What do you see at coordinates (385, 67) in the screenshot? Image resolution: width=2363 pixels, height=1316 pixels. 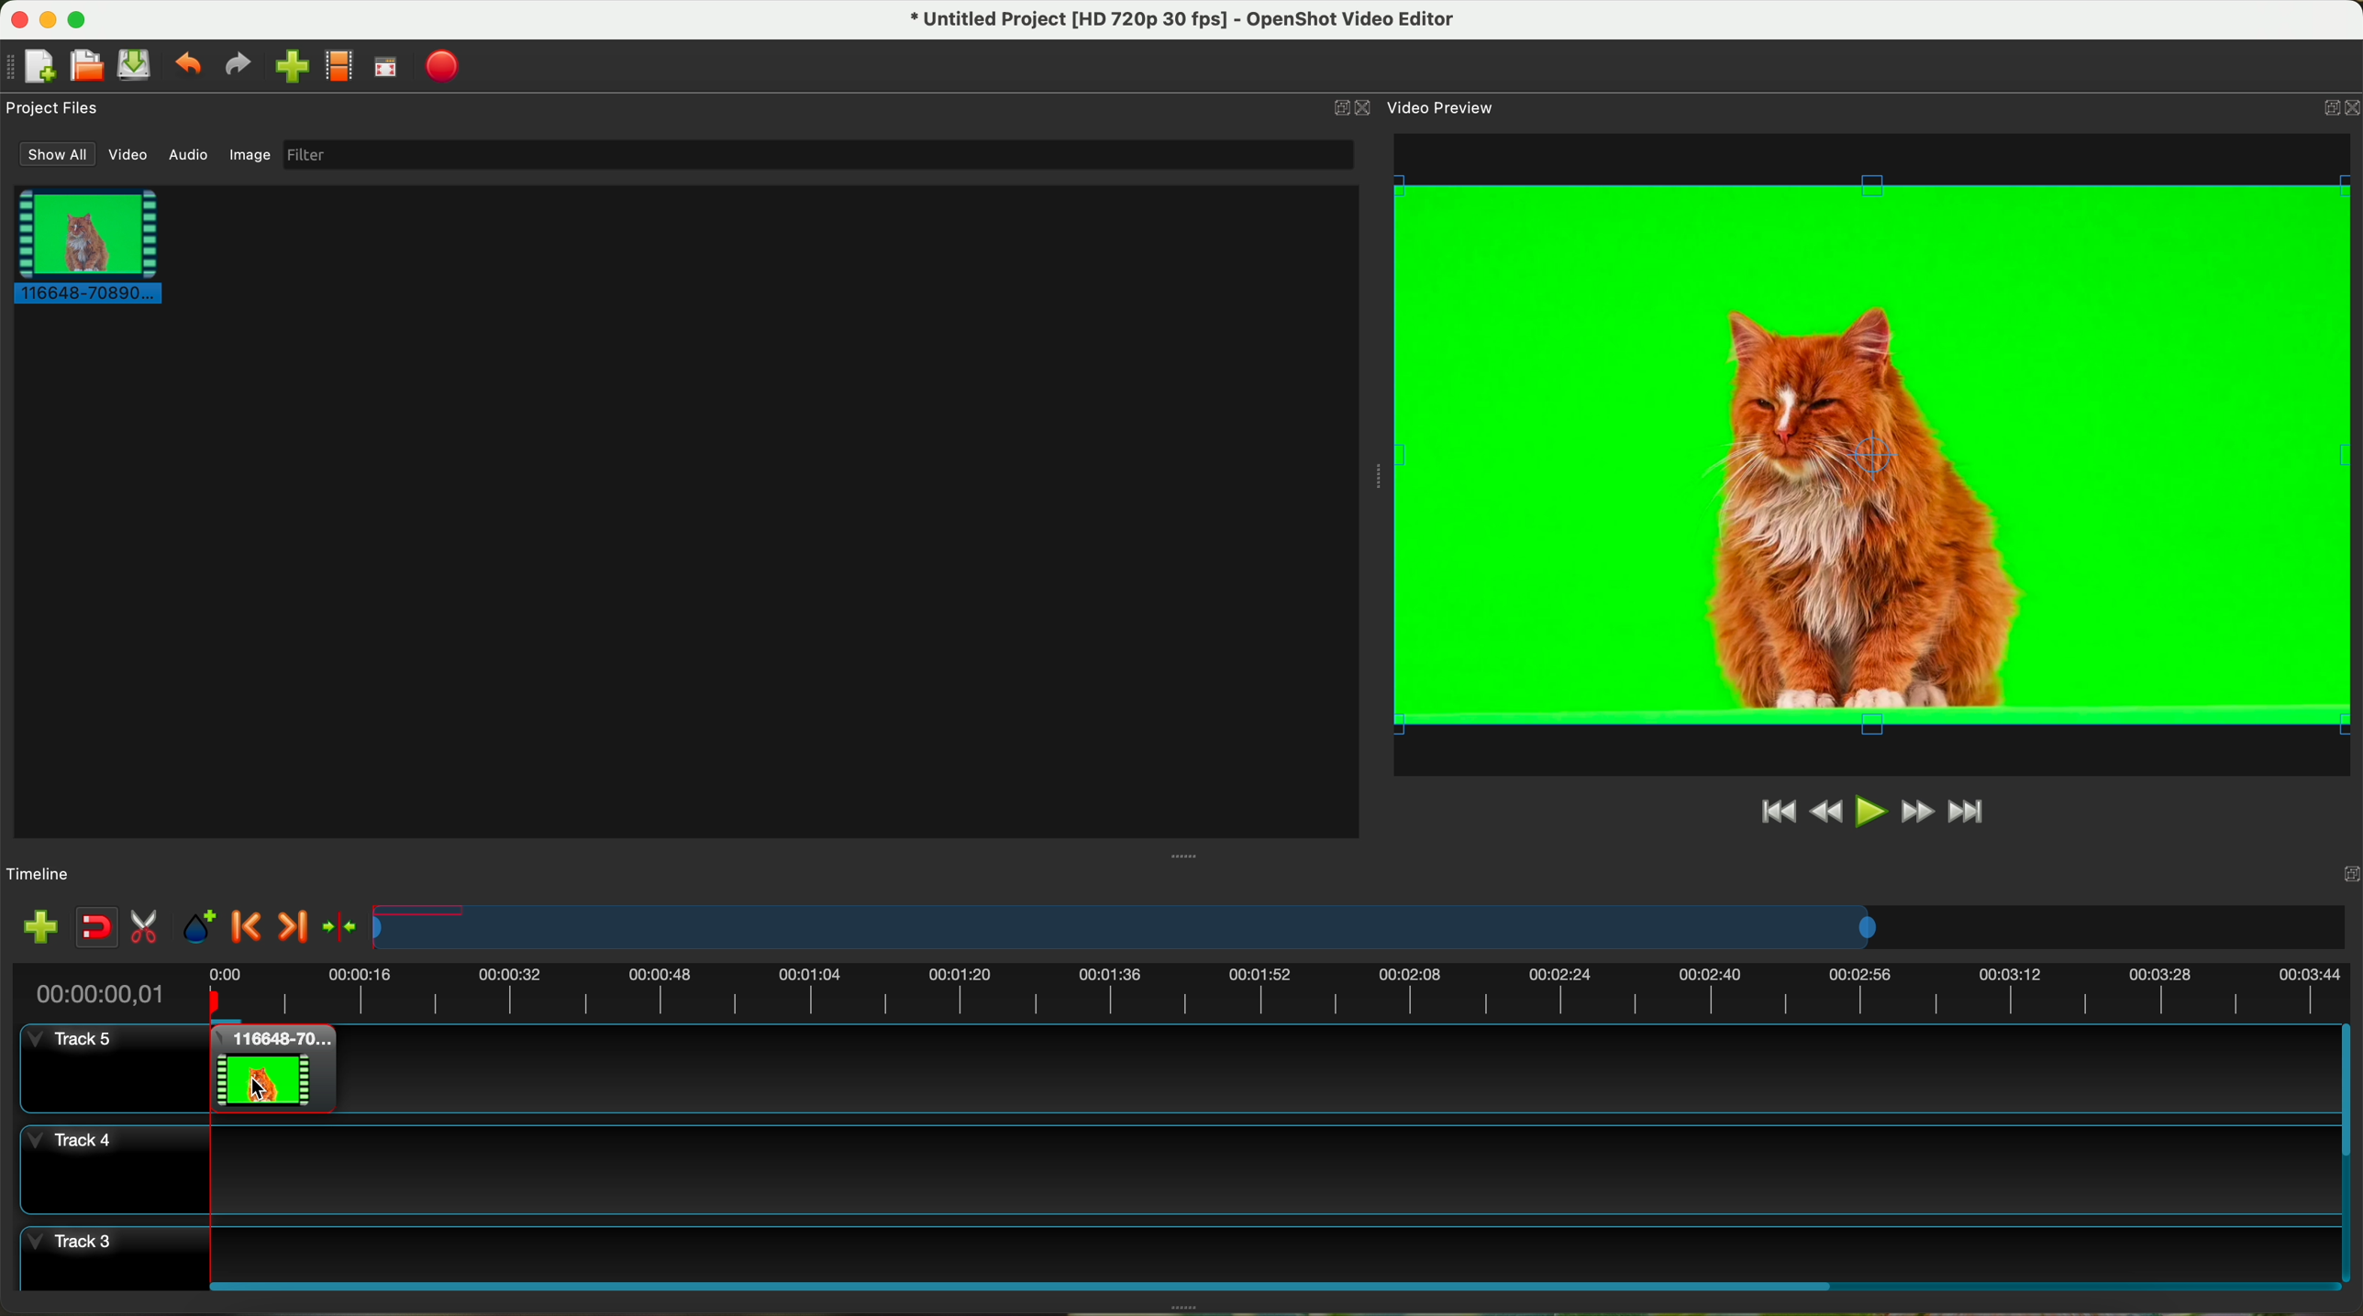 I see `full screen` at bounding box center [385, 67].